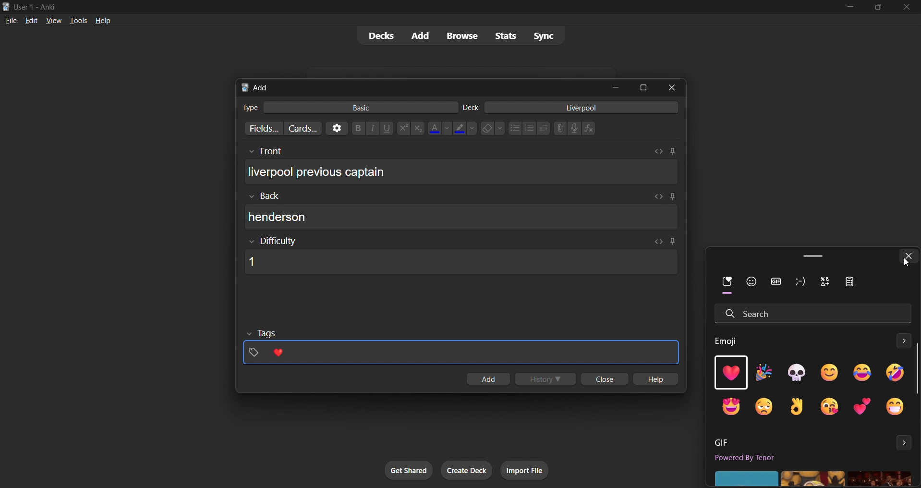  I want to click on icon , so click(852, 283).